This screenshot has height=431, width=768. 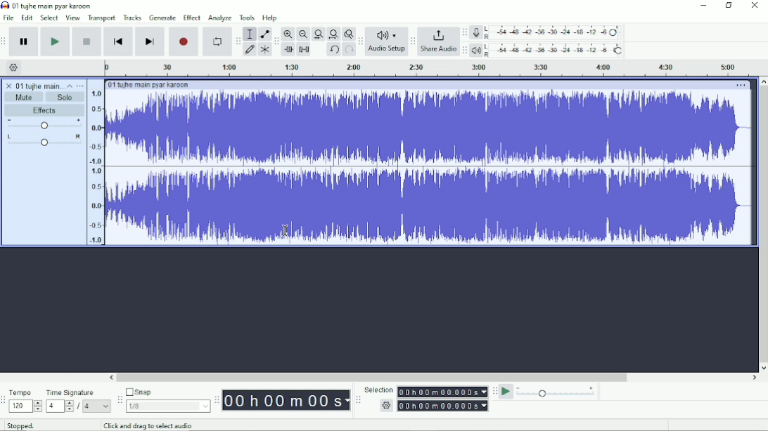 I want to click on Timeline options, so click(x=14, y=67).